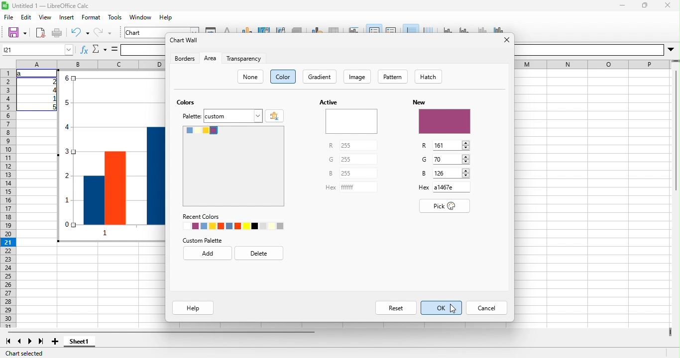 The width and height of the screenshot is (680, 358). What do you see at coordinates (192, 116) in the screenshot?
I see `palette` at bounding box center [192, 116].